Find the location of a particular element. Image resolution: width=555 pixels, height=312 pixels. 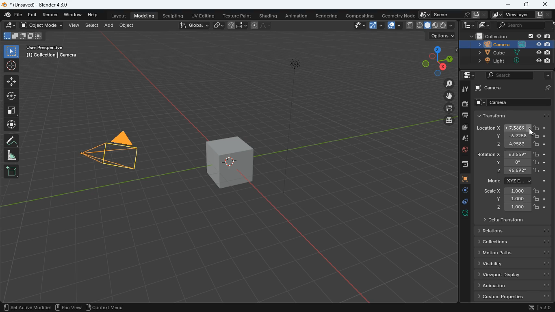

link is located at coordinates (217, 25).